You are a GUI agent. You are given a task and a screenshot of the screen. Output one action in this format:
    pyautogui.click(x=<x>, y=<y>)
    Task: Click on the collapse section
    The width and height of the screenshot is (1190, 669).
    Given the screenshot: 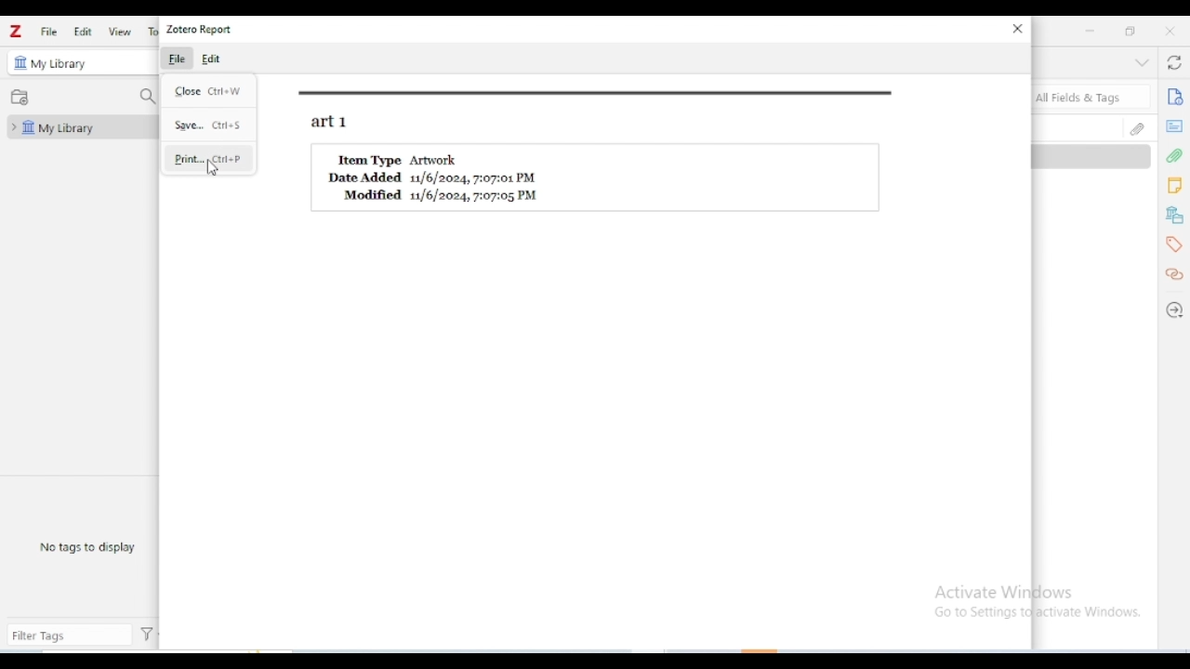 What is the action you would take?
    pyautogui.click(x=1142, y=62)
    